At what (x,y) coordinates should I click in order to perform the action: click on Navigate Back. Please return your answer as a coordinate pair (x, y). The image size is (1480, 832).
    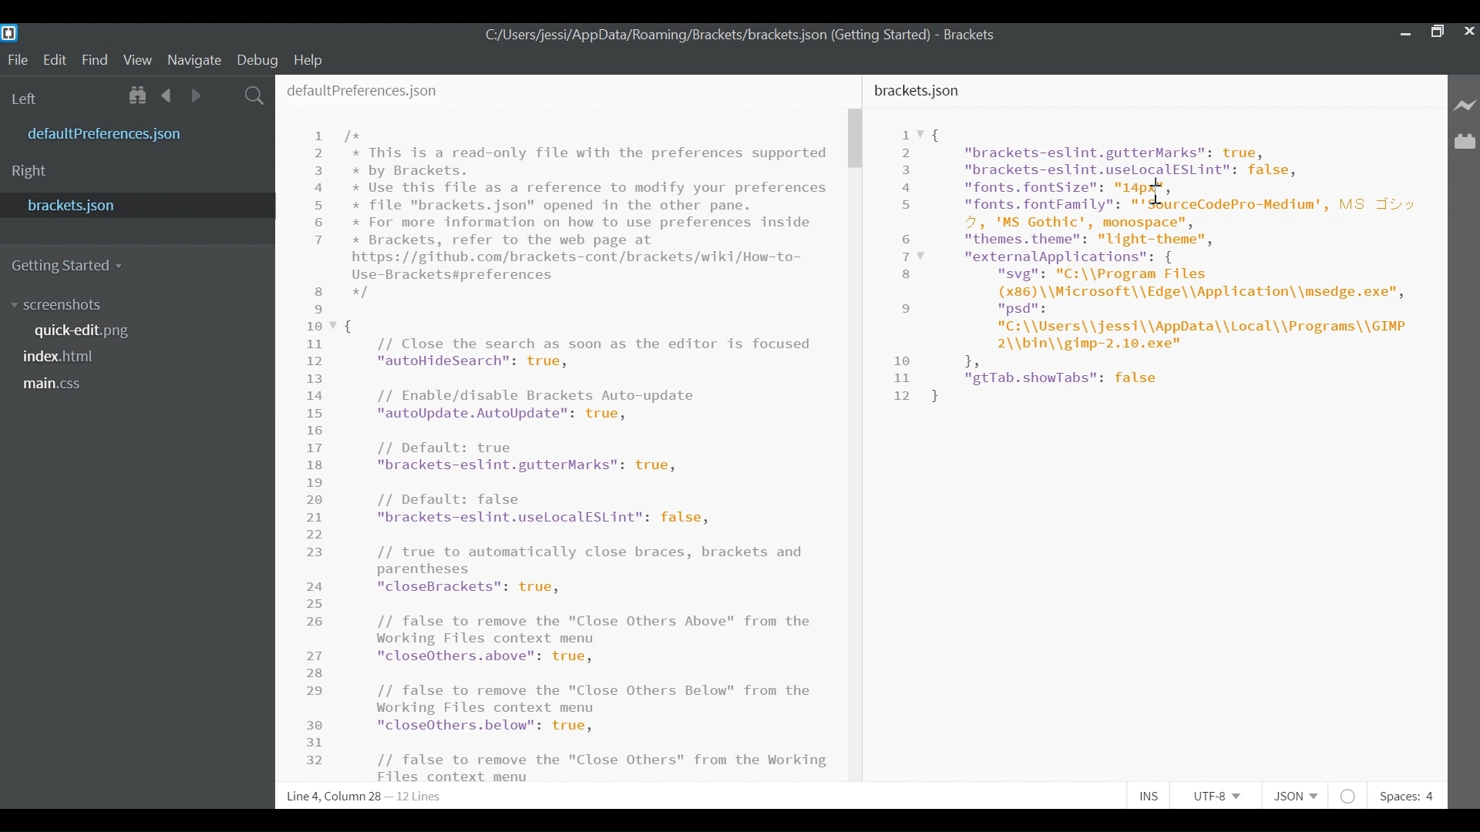
    Looking at the image, I should click on (167, 95).